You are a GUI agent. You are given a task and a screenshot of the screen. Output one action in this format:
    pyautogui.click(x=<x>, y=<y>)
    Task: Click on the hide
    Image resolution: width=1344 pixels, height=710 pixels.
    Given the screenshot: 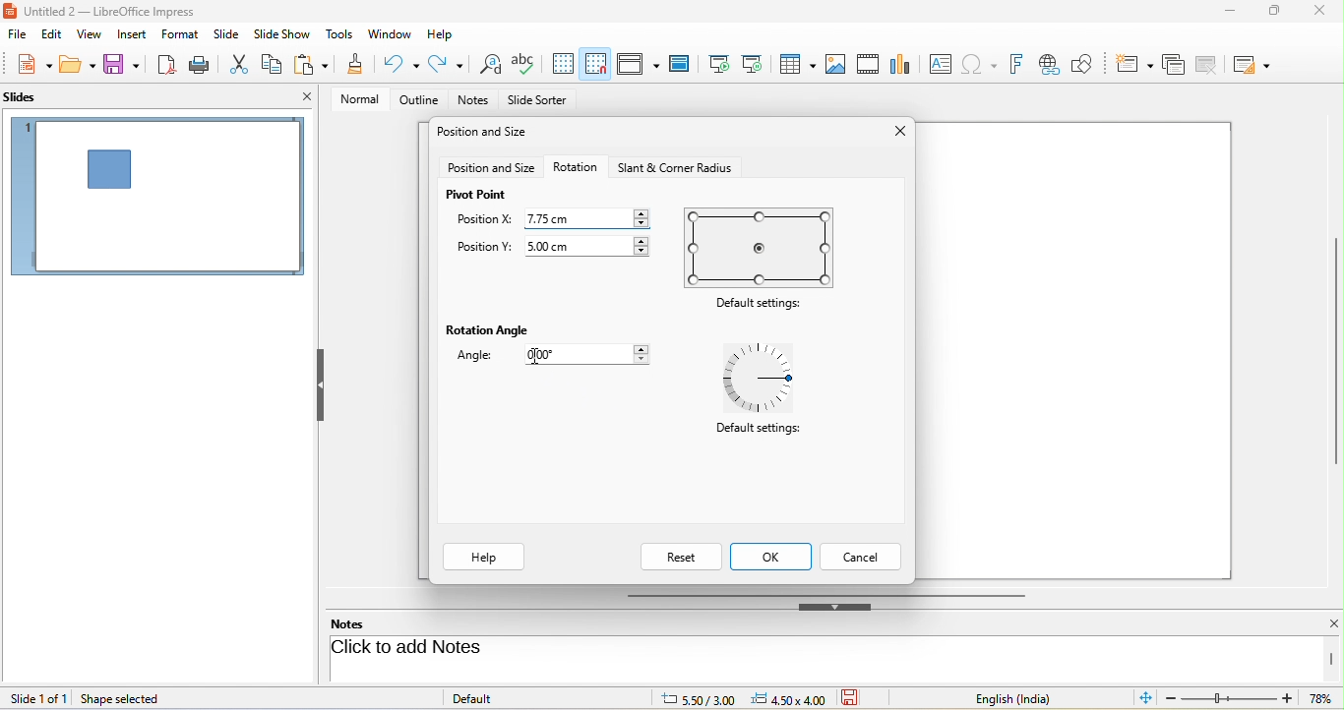 What is the action you would take?
    pyautogui.click(x=320, y=385)
    